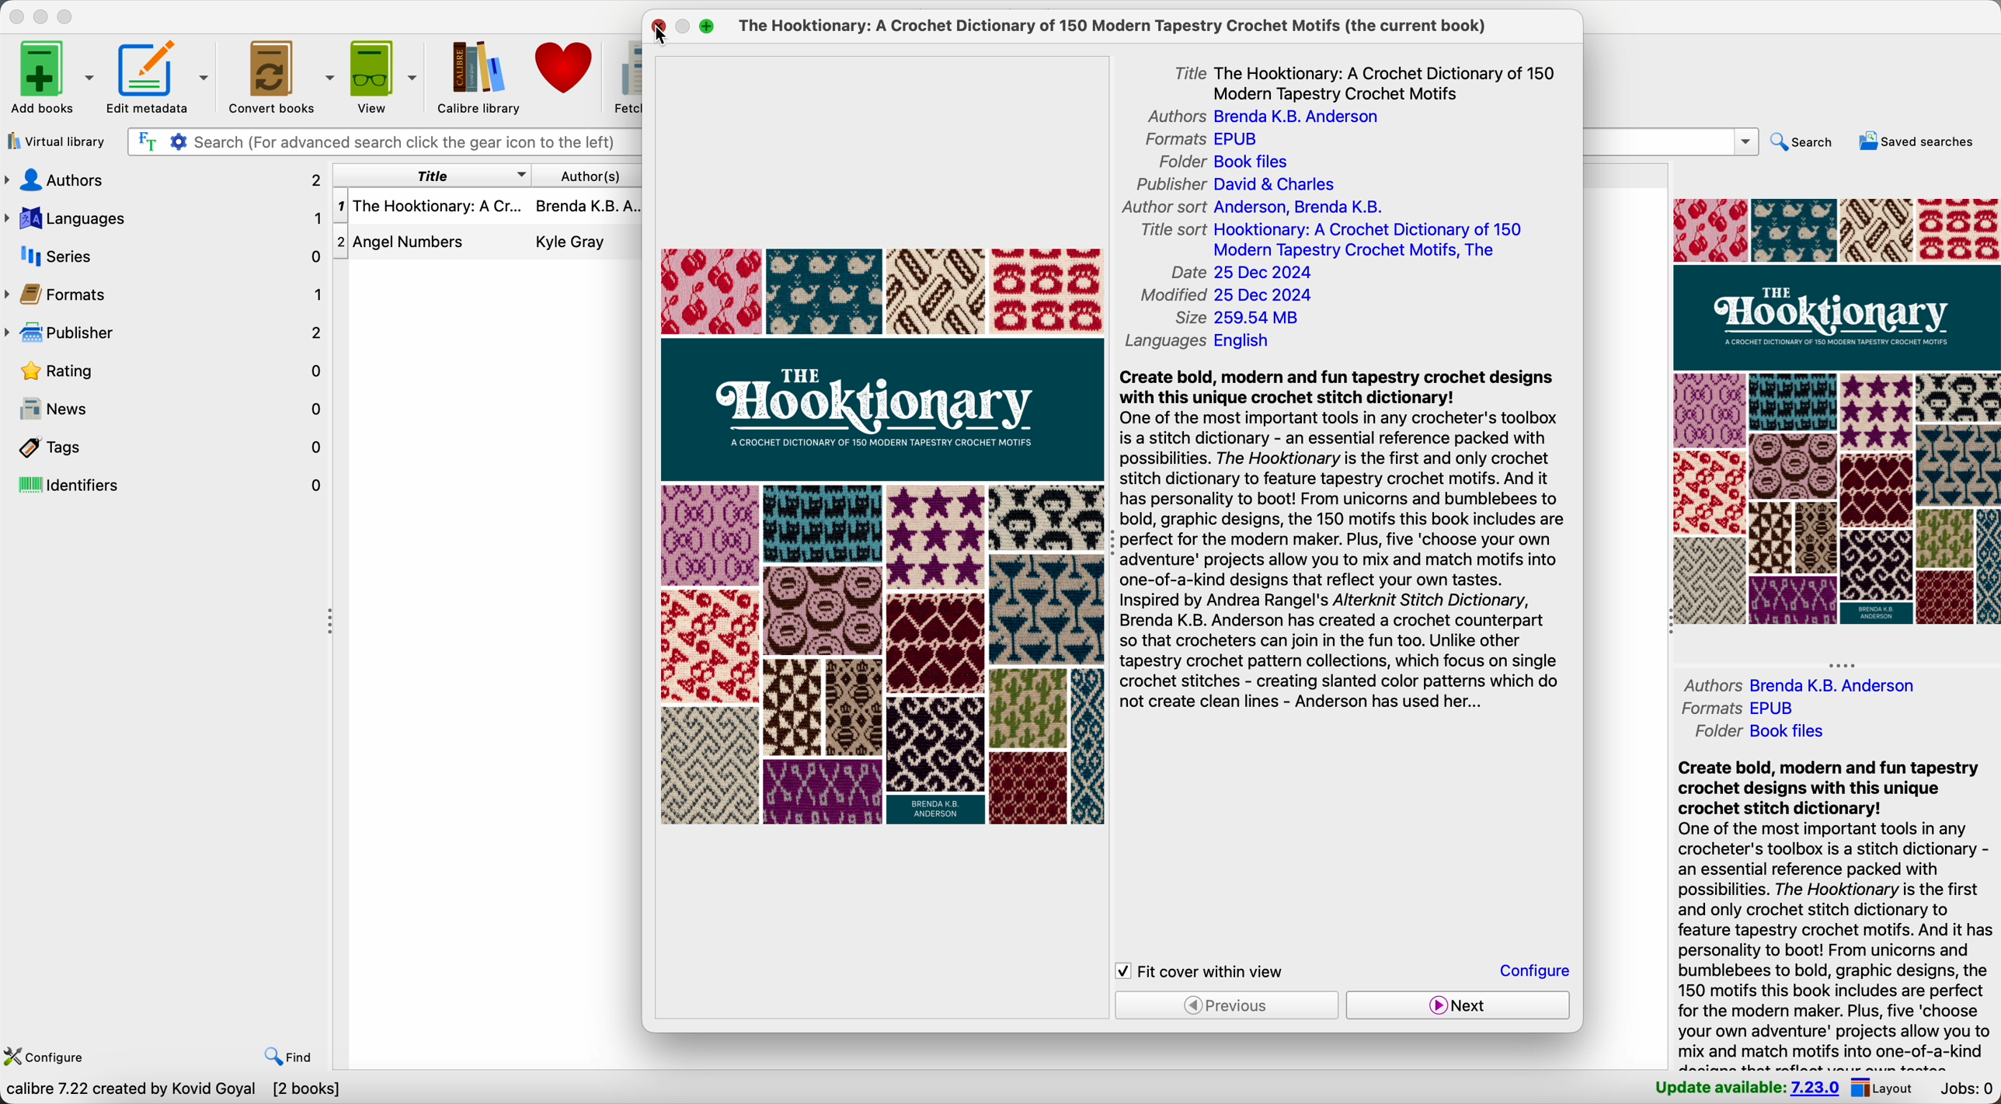  What do you see at coordinates (1921, 142) in the screenshot?
I see `saved searches` at bounding box center [1921, 142].